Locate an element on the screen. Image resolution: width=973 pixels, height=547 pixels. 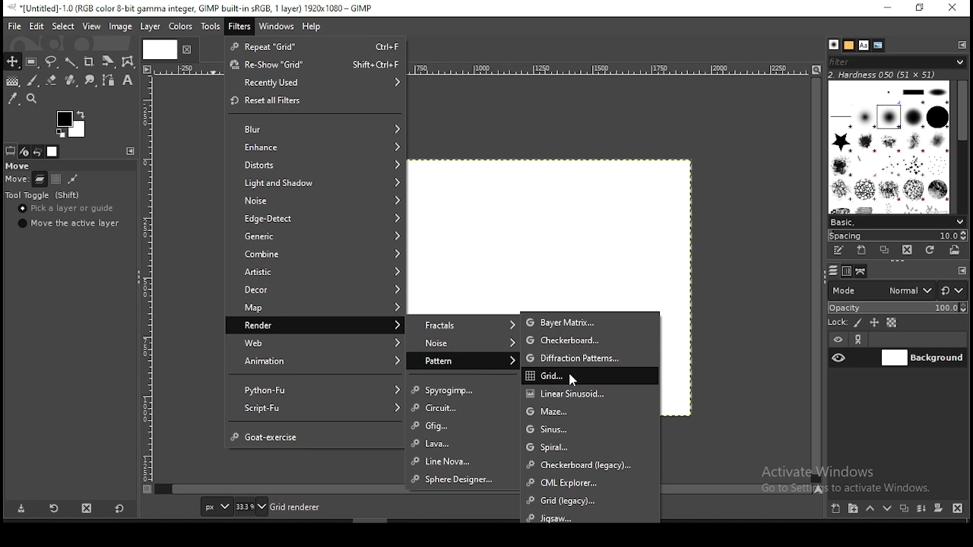
brush tool is located at coordinates (33, 81).